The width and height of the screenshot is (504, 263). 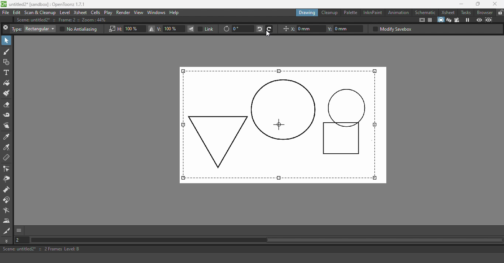 I want to click on Style picker tool, so click(x=7, y=137).